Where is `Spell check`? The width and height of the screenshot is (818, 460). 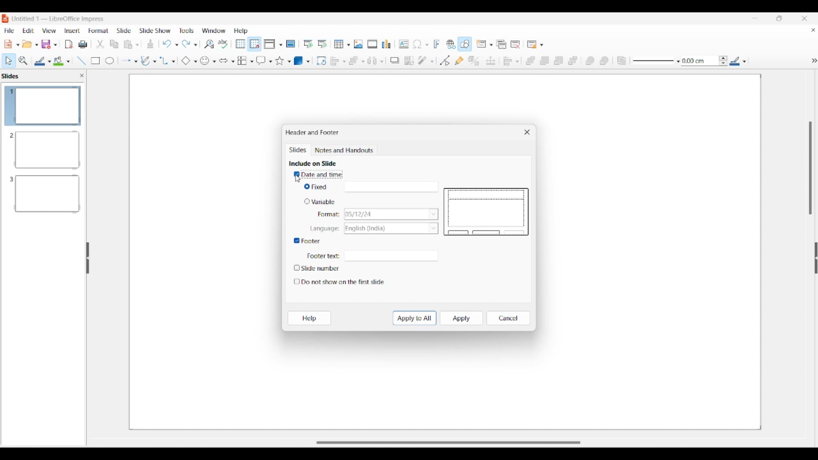 Spell check is located at coordinates (223, 44).